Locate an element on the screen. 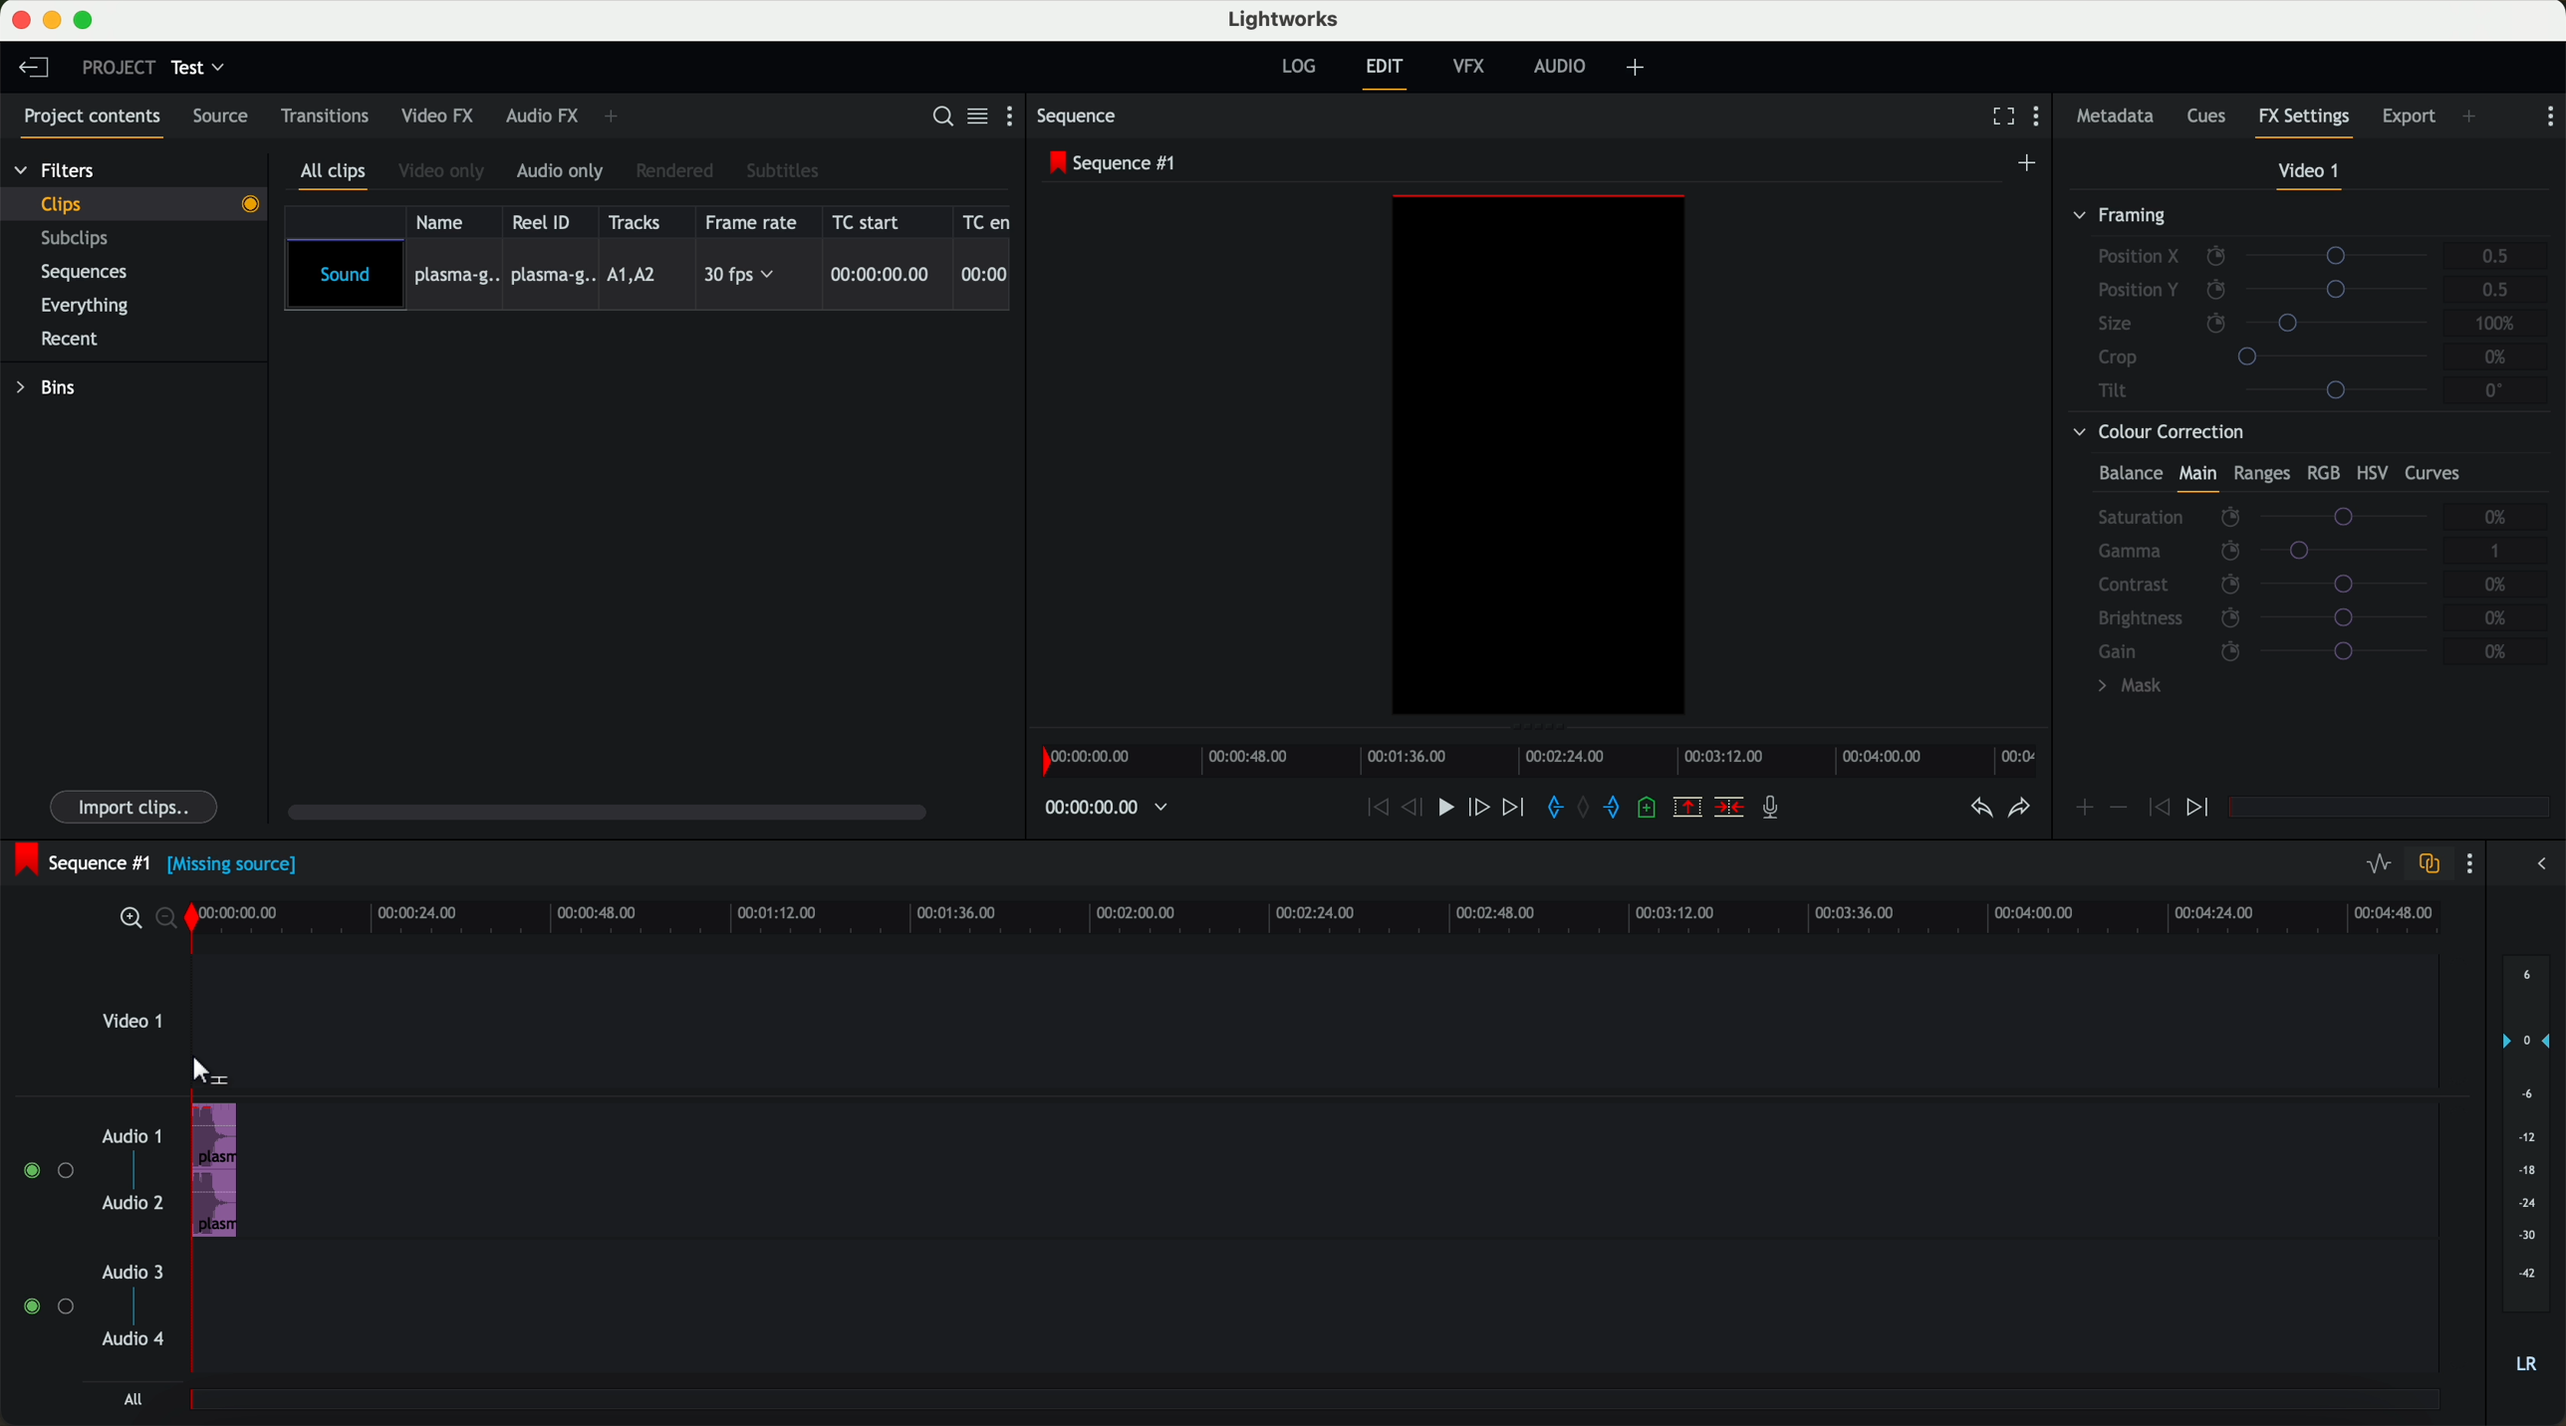 The width and height of the screenshot is (2566, 1426). add keyframe at the current position is located at coordinates (2085, 809).